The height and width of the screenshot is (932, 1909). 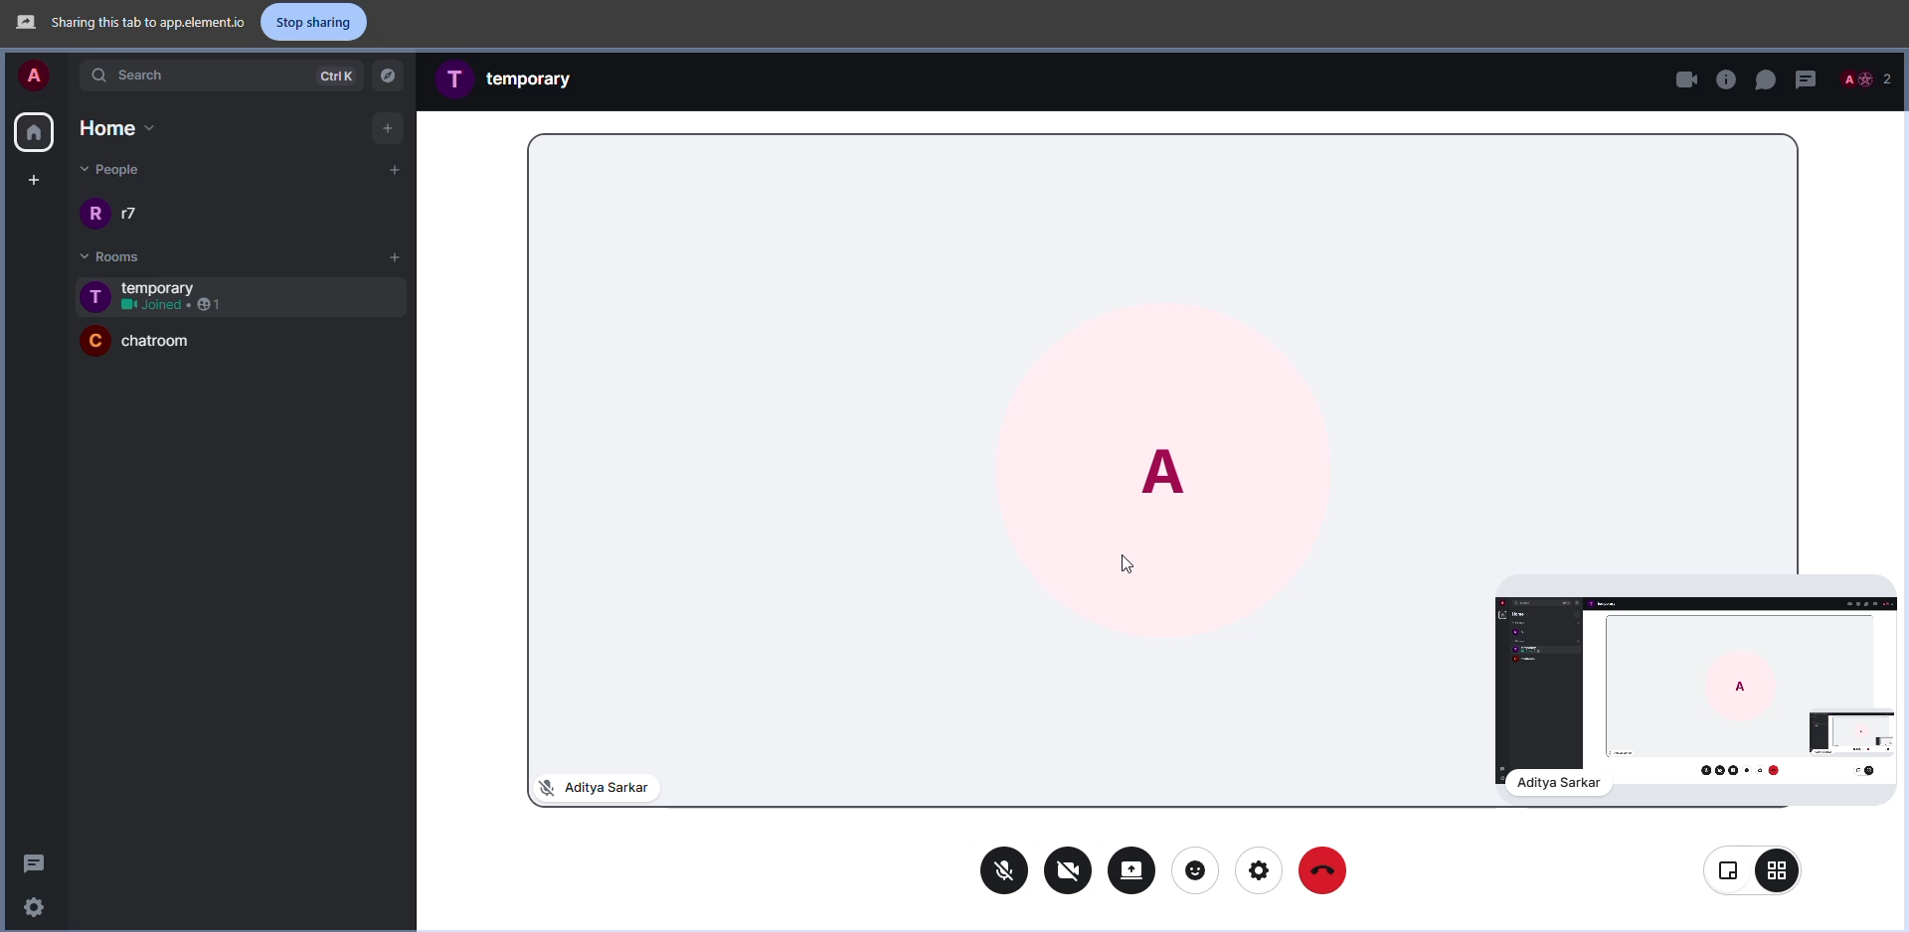 I want to click on profile, so click(x=454, y=78).